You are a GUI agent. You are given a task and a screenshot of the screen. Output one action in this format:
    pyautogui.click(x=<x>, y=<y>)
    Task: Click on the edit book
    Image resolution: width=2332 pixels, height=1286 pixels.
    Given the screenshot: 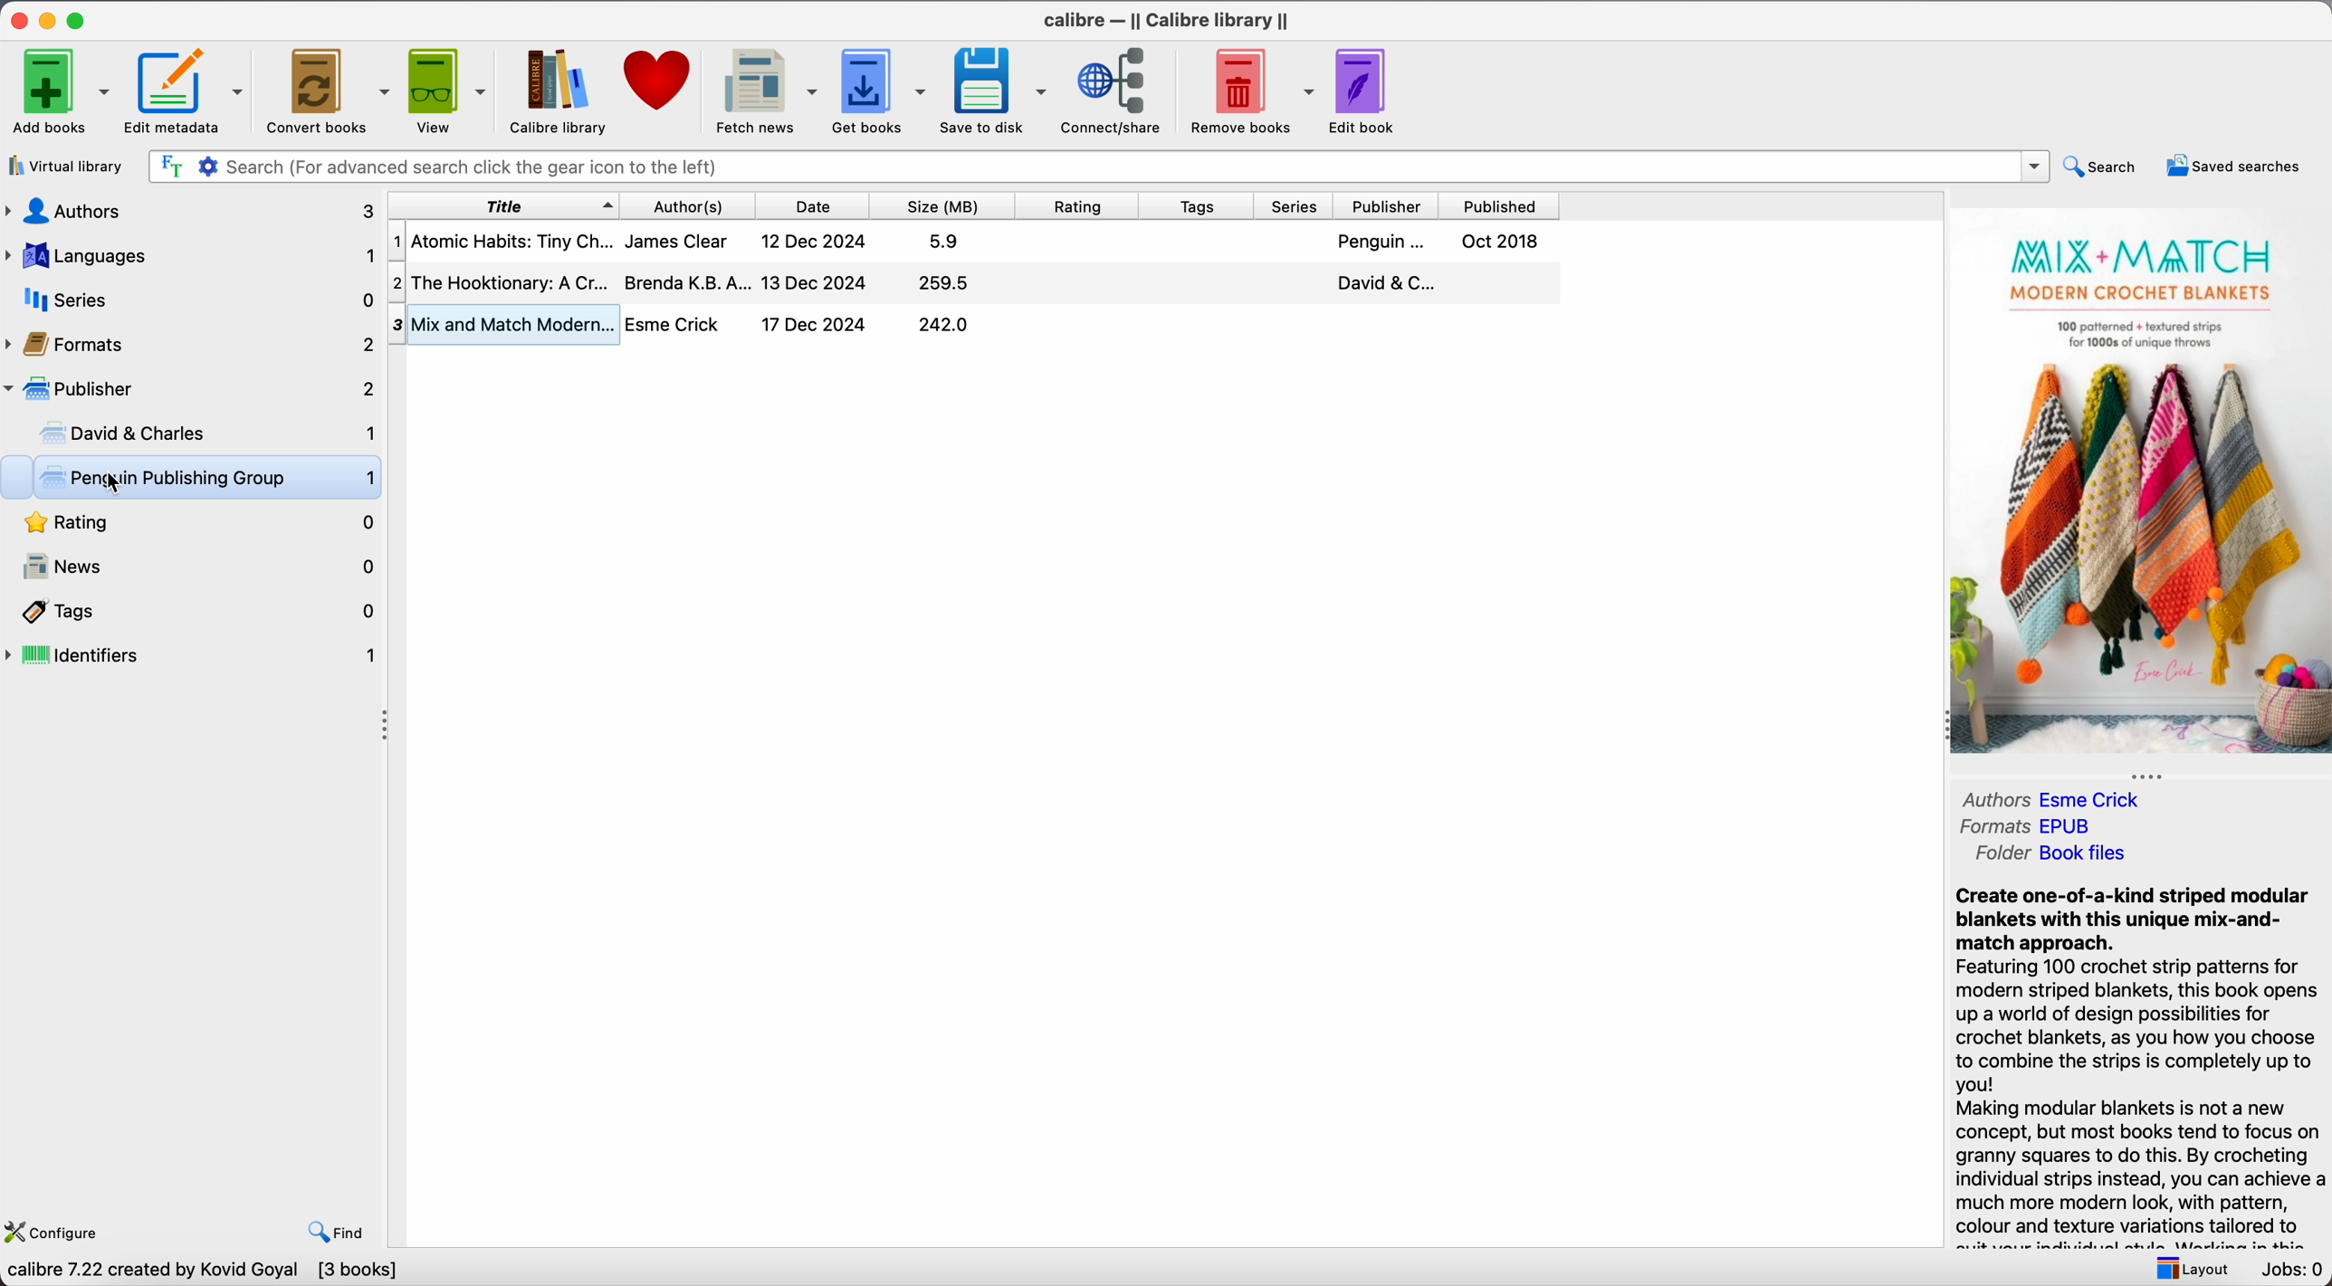 What is the action you would take?
    pyautogui.click(x=1369, y=90)
    